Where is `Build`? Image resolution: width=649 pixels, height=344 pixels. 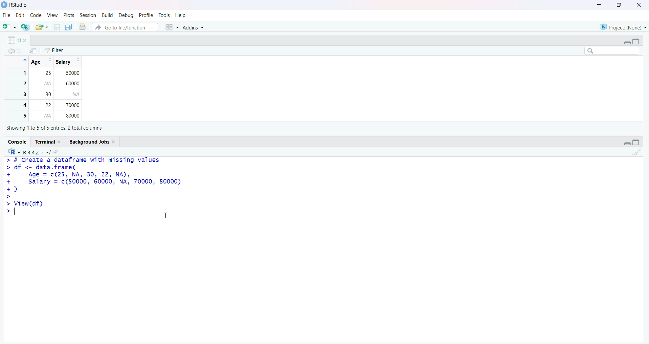
Build is located at coordinates (108, 15).